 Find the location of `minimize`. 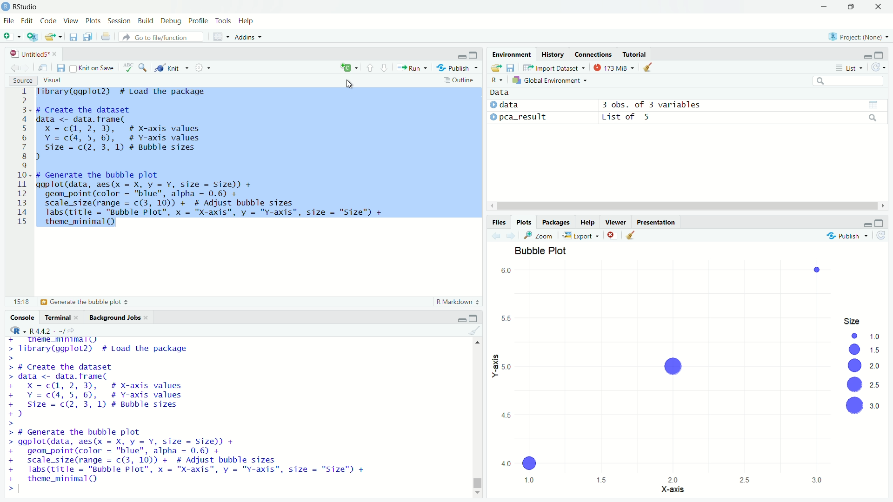

minimize is located at coordinates (868, 54).